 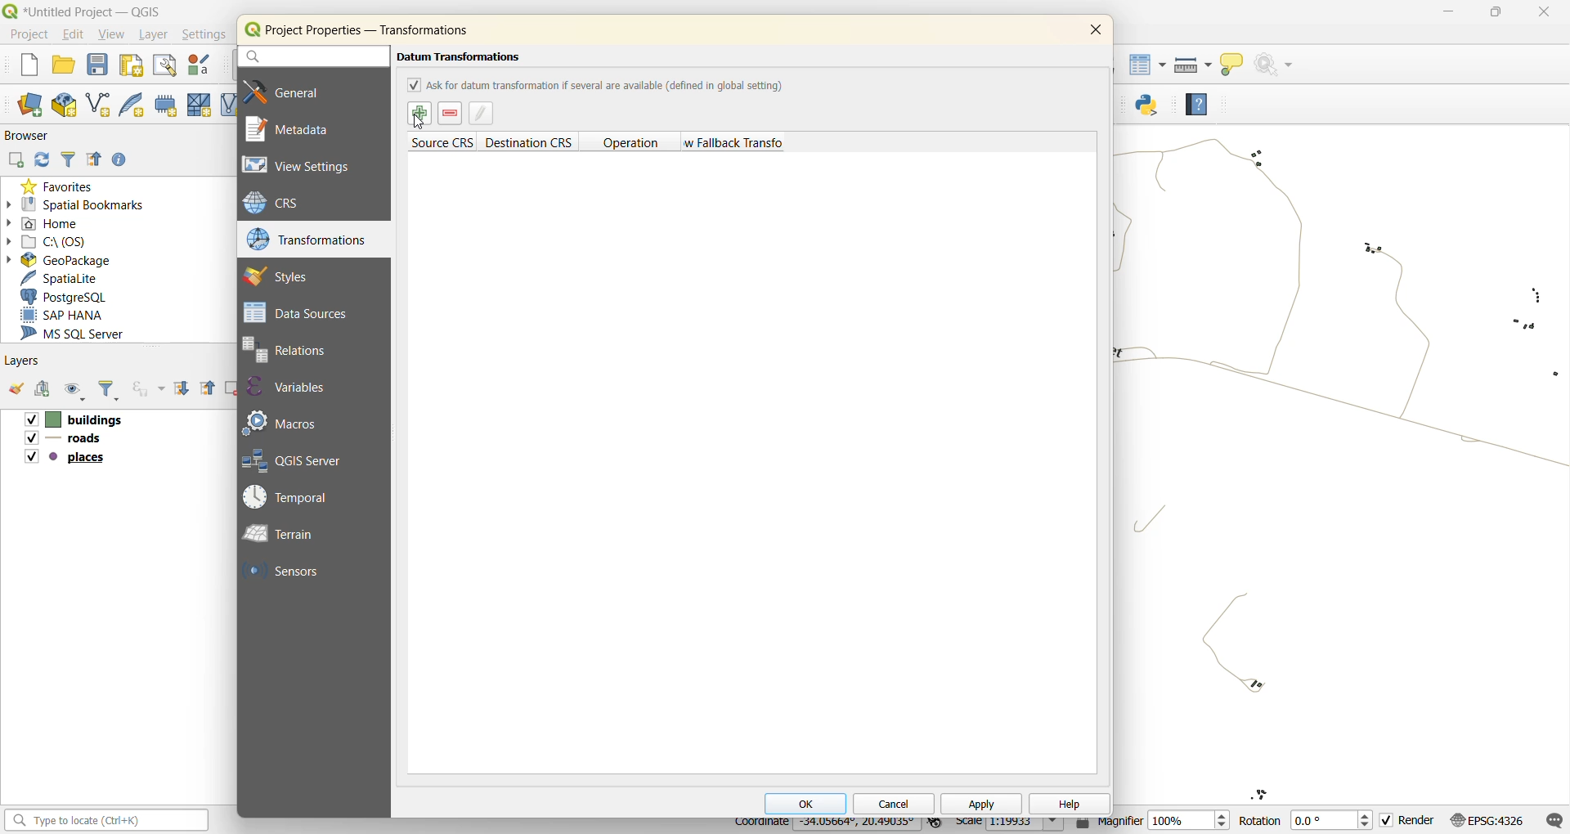 I want to click on places, so click(x=67, y=458).